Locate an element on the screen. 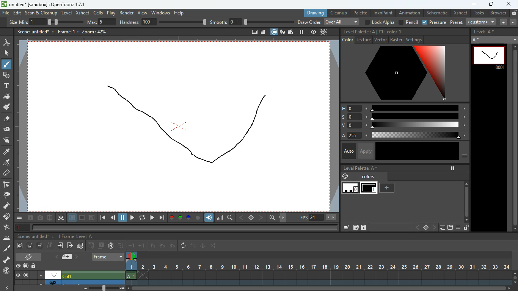 This screenshot has width=518, height=291. +1 is located at coordinates (142, 246).